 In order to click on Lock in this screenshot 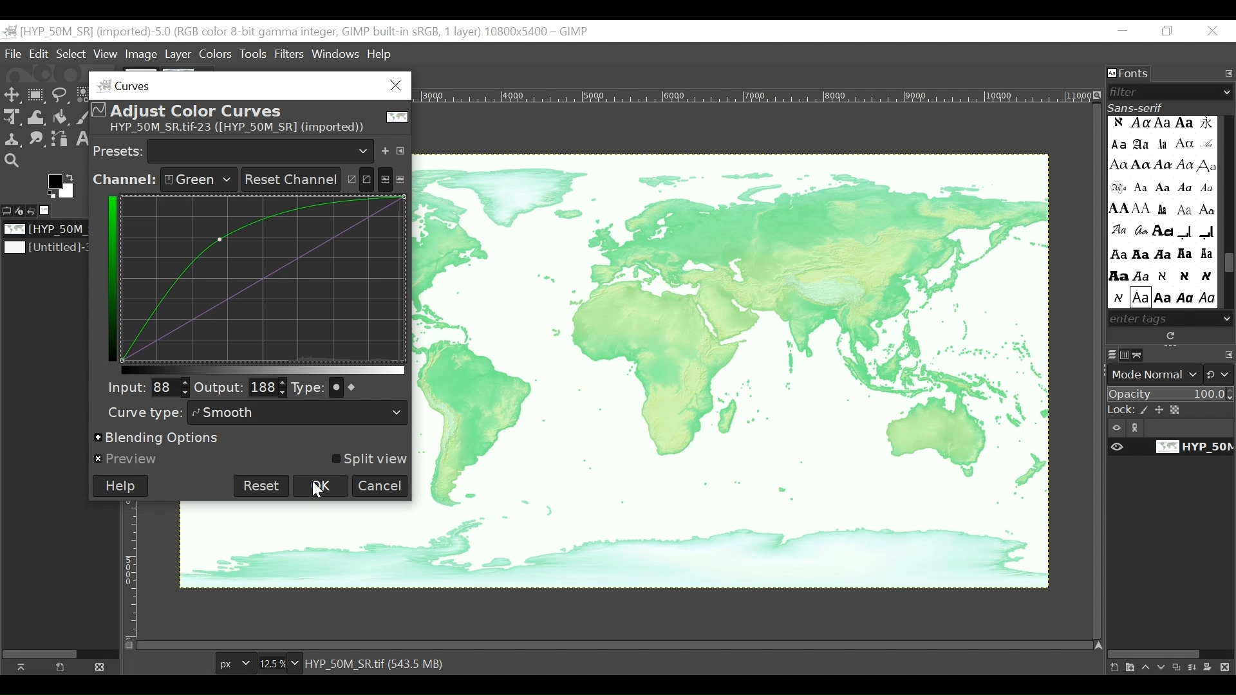, I will do `click(1172, 411)`.